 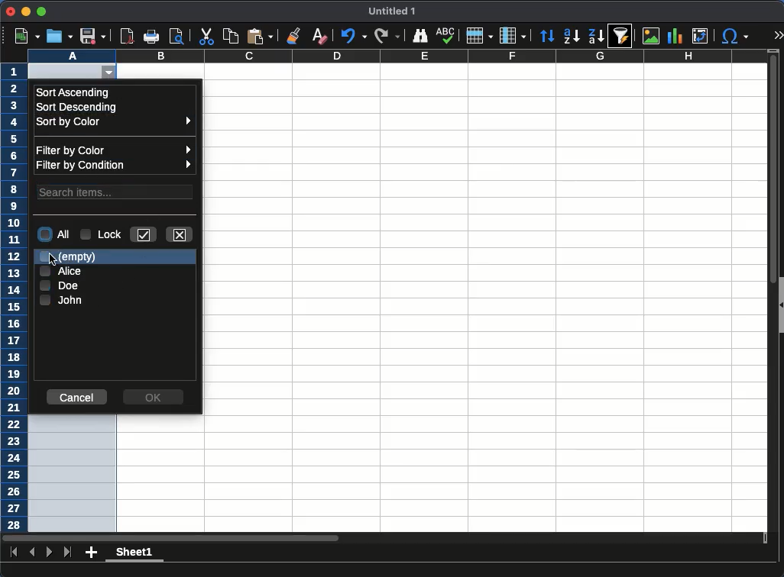 What do you see at coordinates (597, 37) in the screenshot?
I see `descending` at bounding box center [597, 37].